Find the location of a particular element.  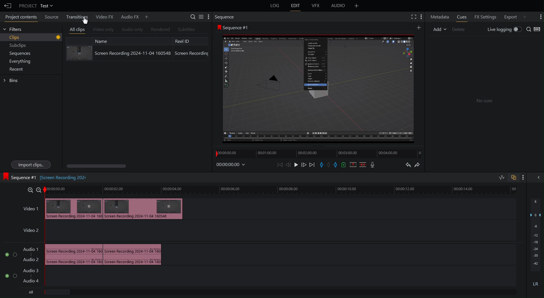

Audio Track 1 is located at coordinates (31, 248).